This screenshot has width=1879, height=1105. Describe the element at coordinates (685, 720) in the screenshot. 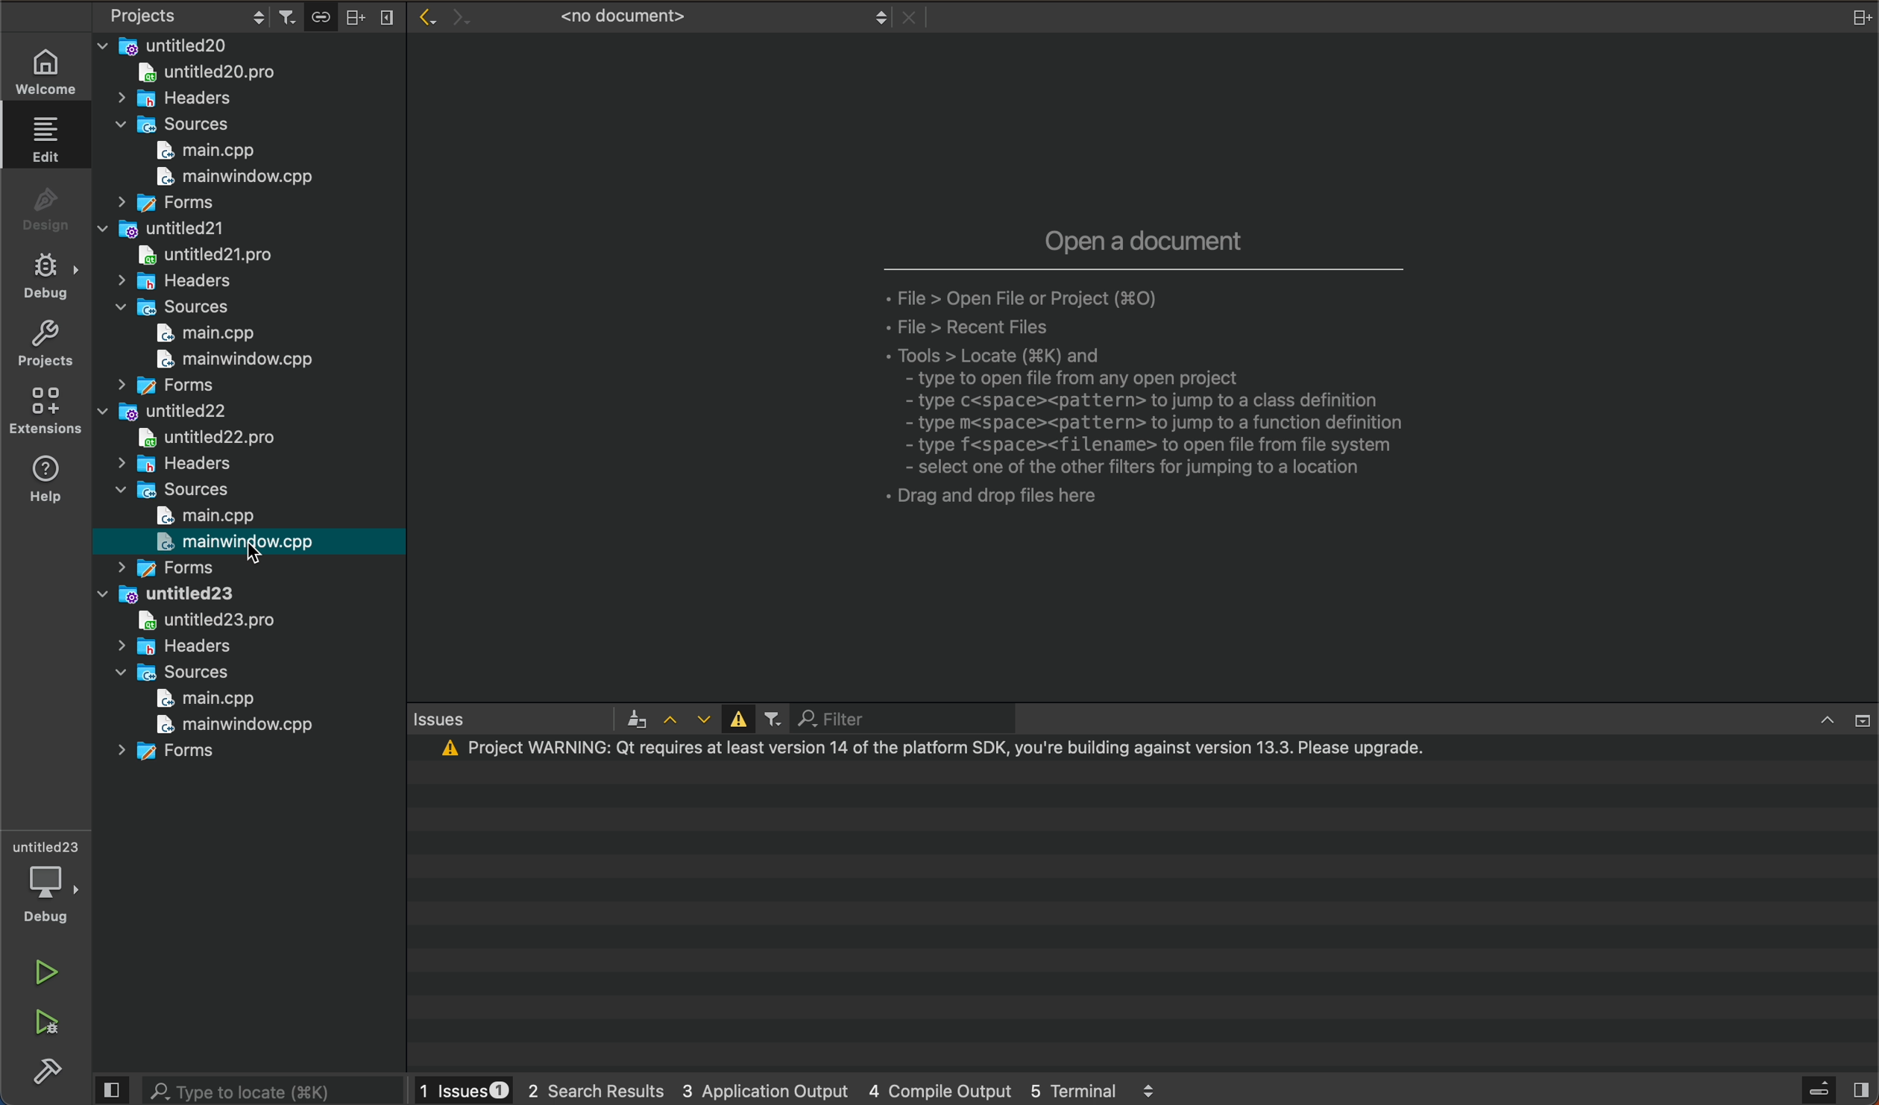

I see `arrows` at that location.